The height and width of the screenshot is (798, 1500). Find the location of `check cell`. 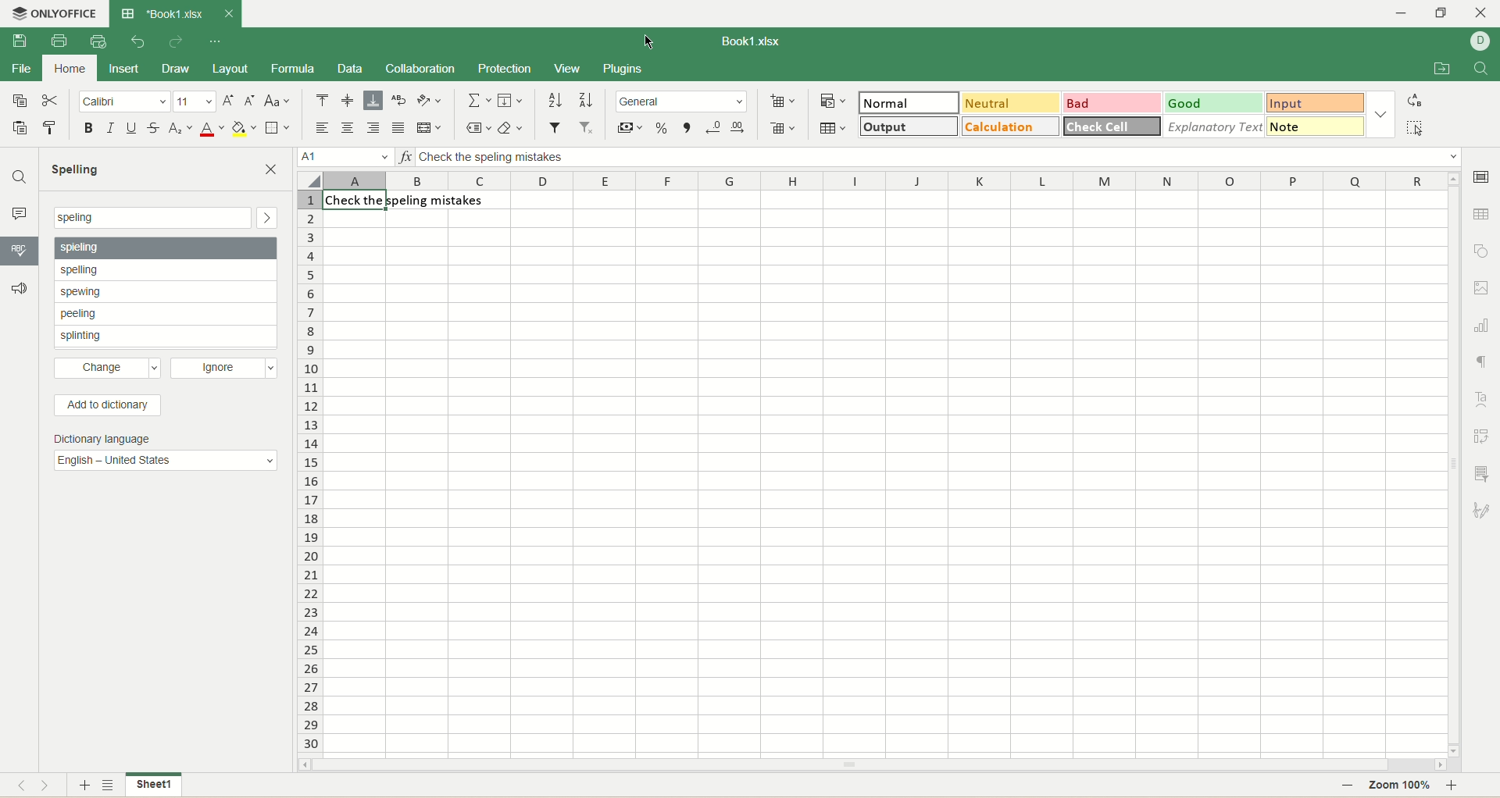

check cell is located at coordinates (1112, 126).